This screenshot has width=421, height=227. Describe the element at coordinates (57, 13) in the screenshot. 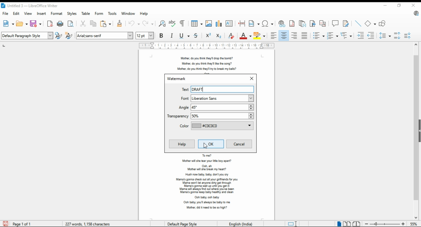

I see `format` at that location.